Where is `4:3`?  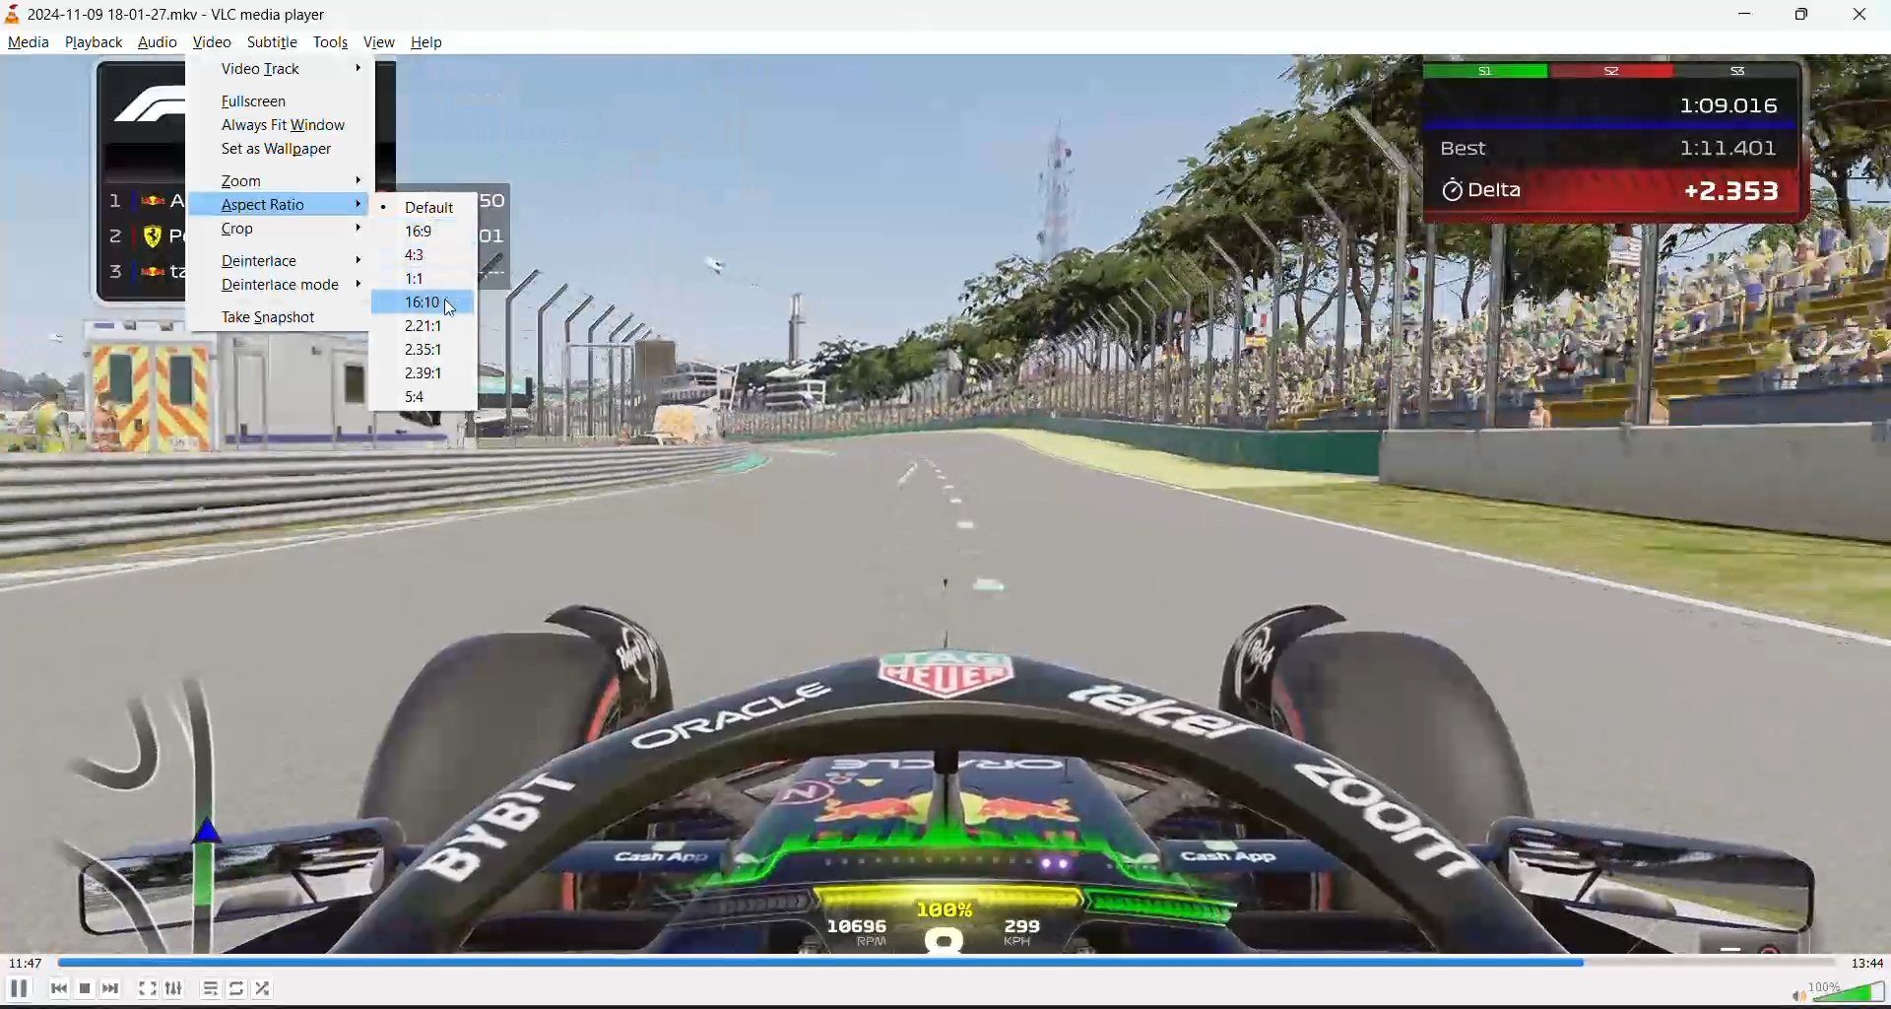
4:3 is located at coordinates (419, 255).